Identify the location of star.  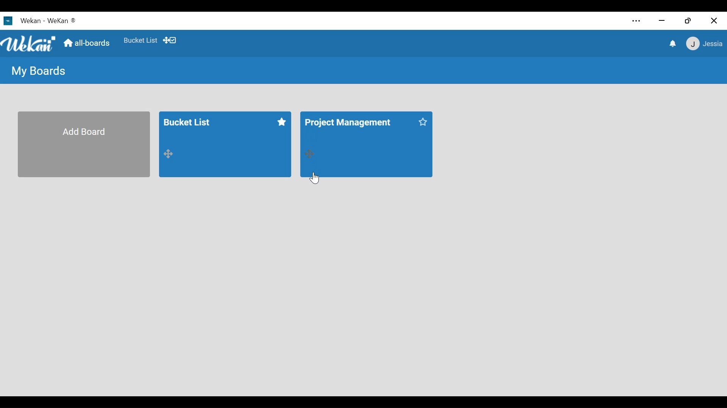
(423, 122).